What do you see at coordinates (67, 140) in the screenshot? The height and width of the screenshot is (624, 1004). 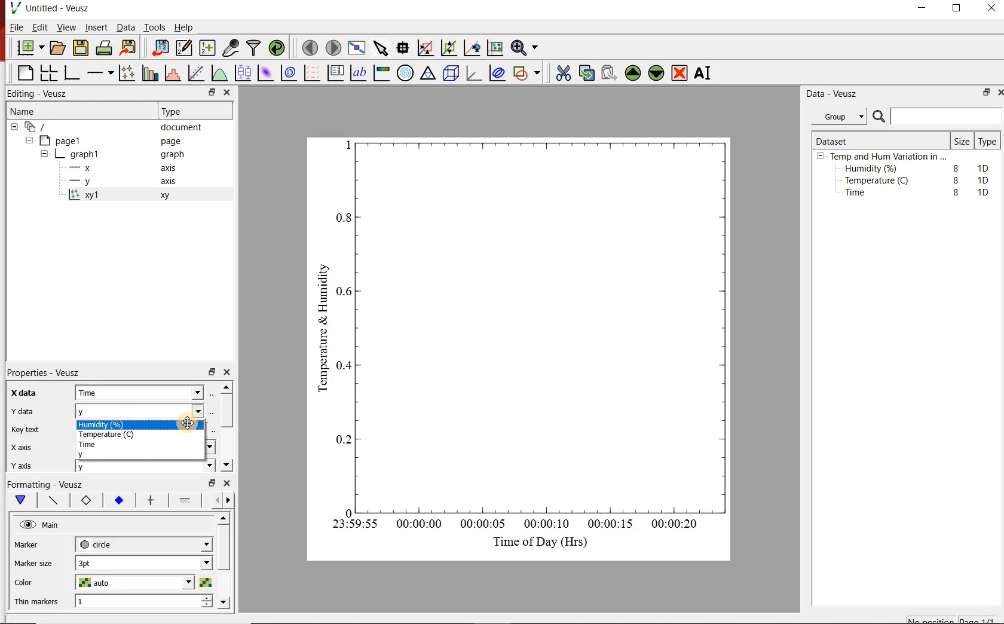 I see `page1` at bounding box center [67, 140].